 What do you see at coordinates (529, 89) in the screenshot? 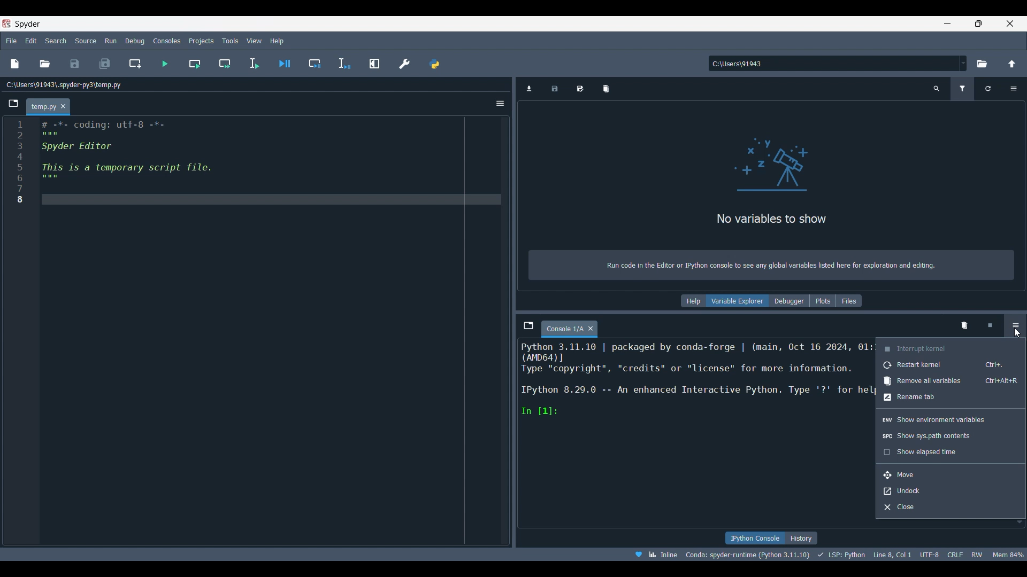
I see `Import data` at bounding box center [529, 89].